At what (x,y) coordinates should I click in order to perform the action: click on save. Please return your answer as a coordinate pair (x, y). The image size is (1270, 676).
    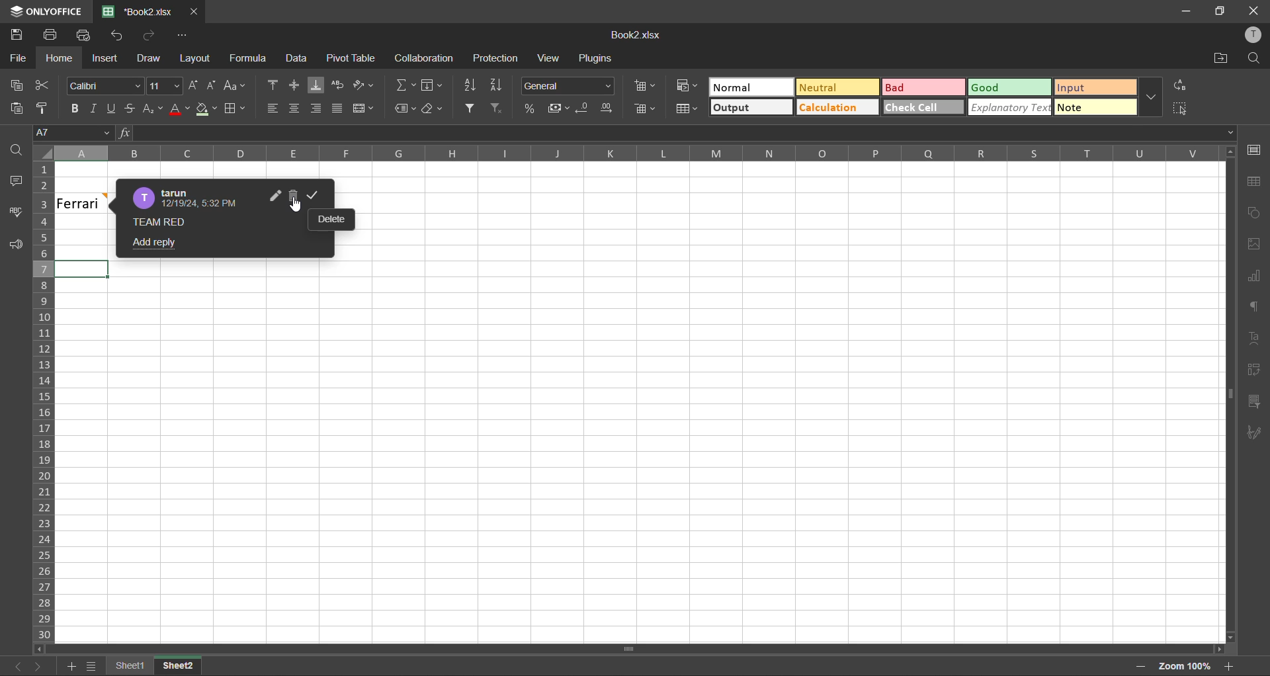
    Looking at the image, I should click on (15, 35).